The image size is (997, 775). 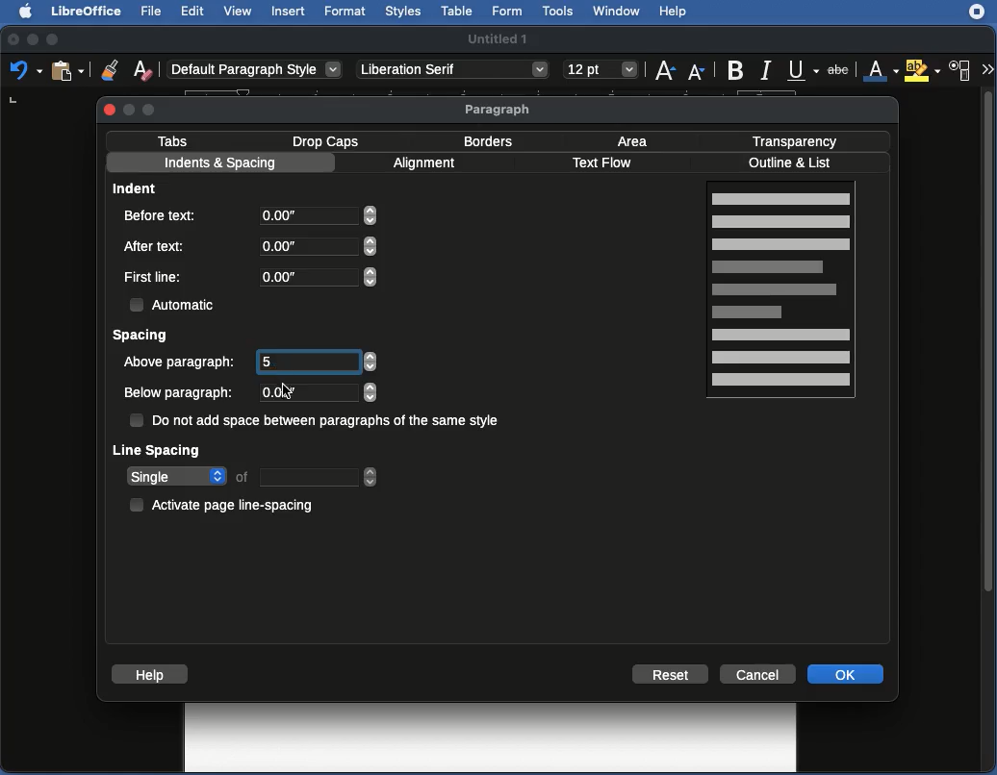 I want to click on Undo, so click(x=25, y=71).